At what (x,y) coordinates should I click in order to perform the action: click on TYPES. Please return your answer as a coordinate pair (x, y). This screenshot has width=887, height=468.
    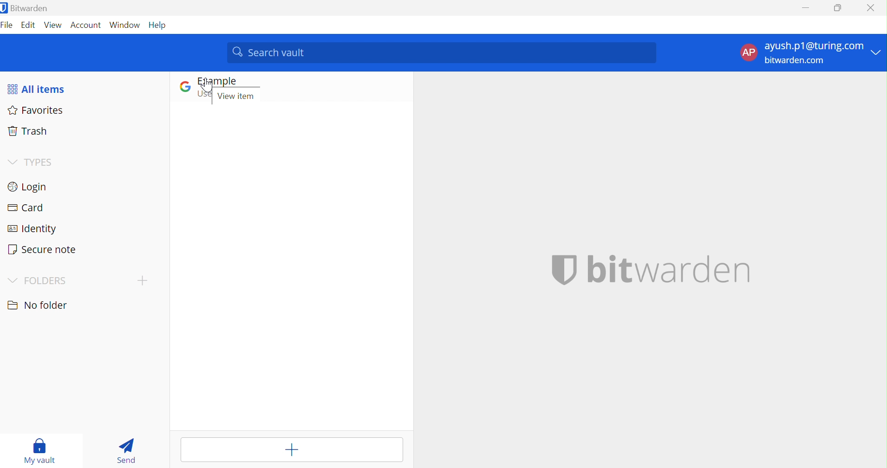
    Looking at the image, I should click on (40, 162).